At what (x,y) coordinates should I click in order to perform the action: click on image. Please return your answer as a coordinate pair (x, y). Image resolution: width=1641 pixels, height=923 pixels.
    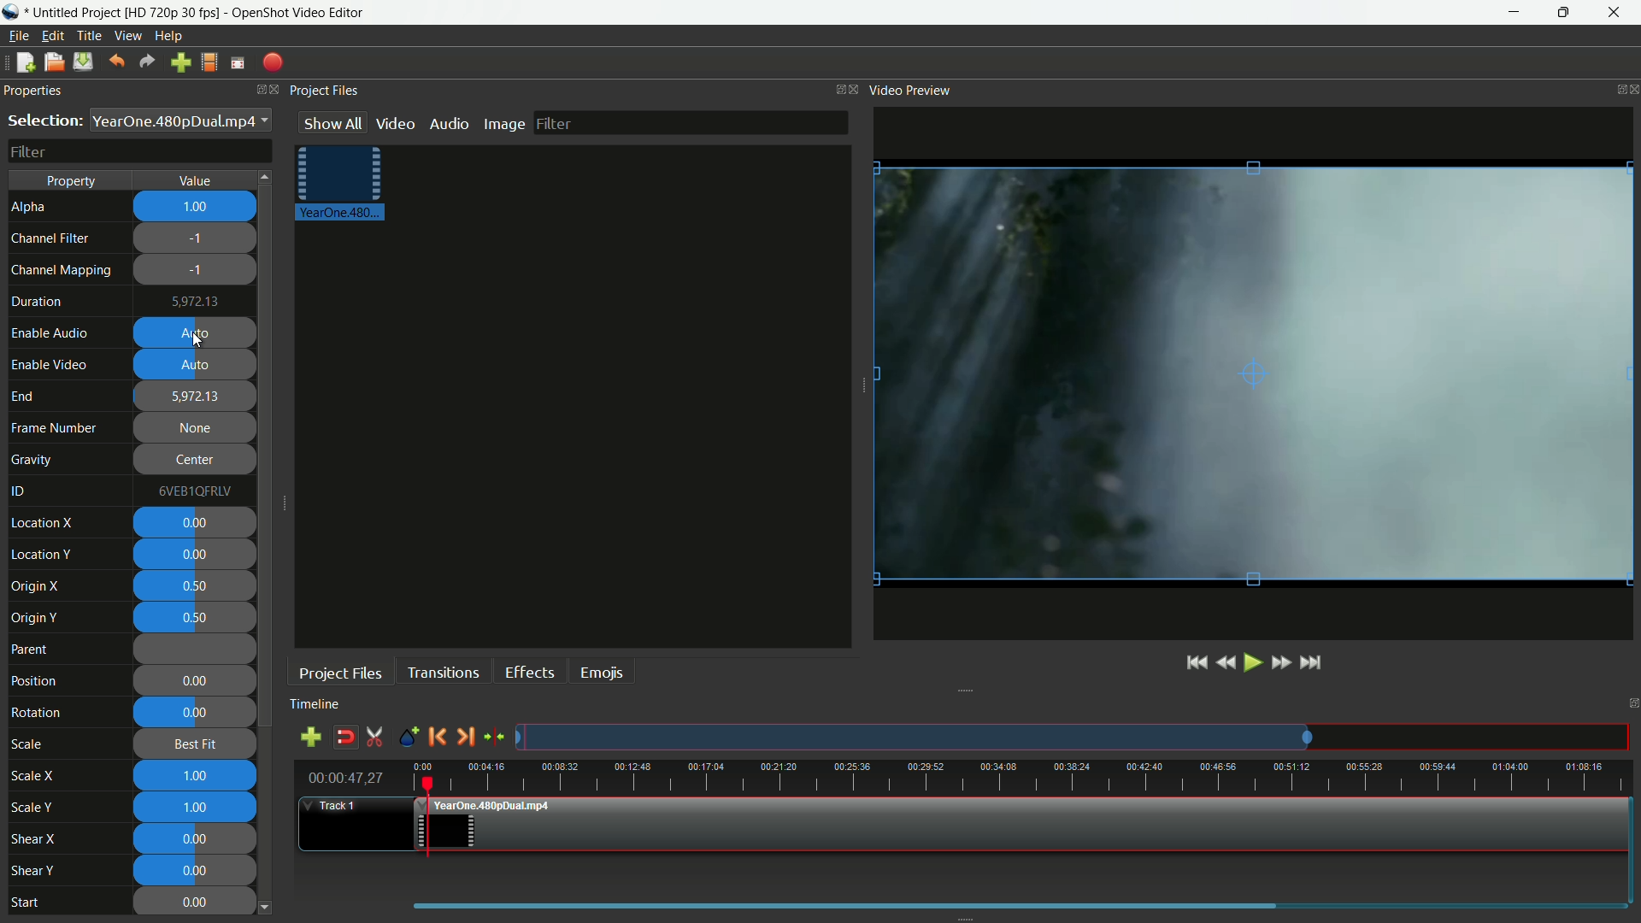
    Looking at the image, I should click on (505, 122).